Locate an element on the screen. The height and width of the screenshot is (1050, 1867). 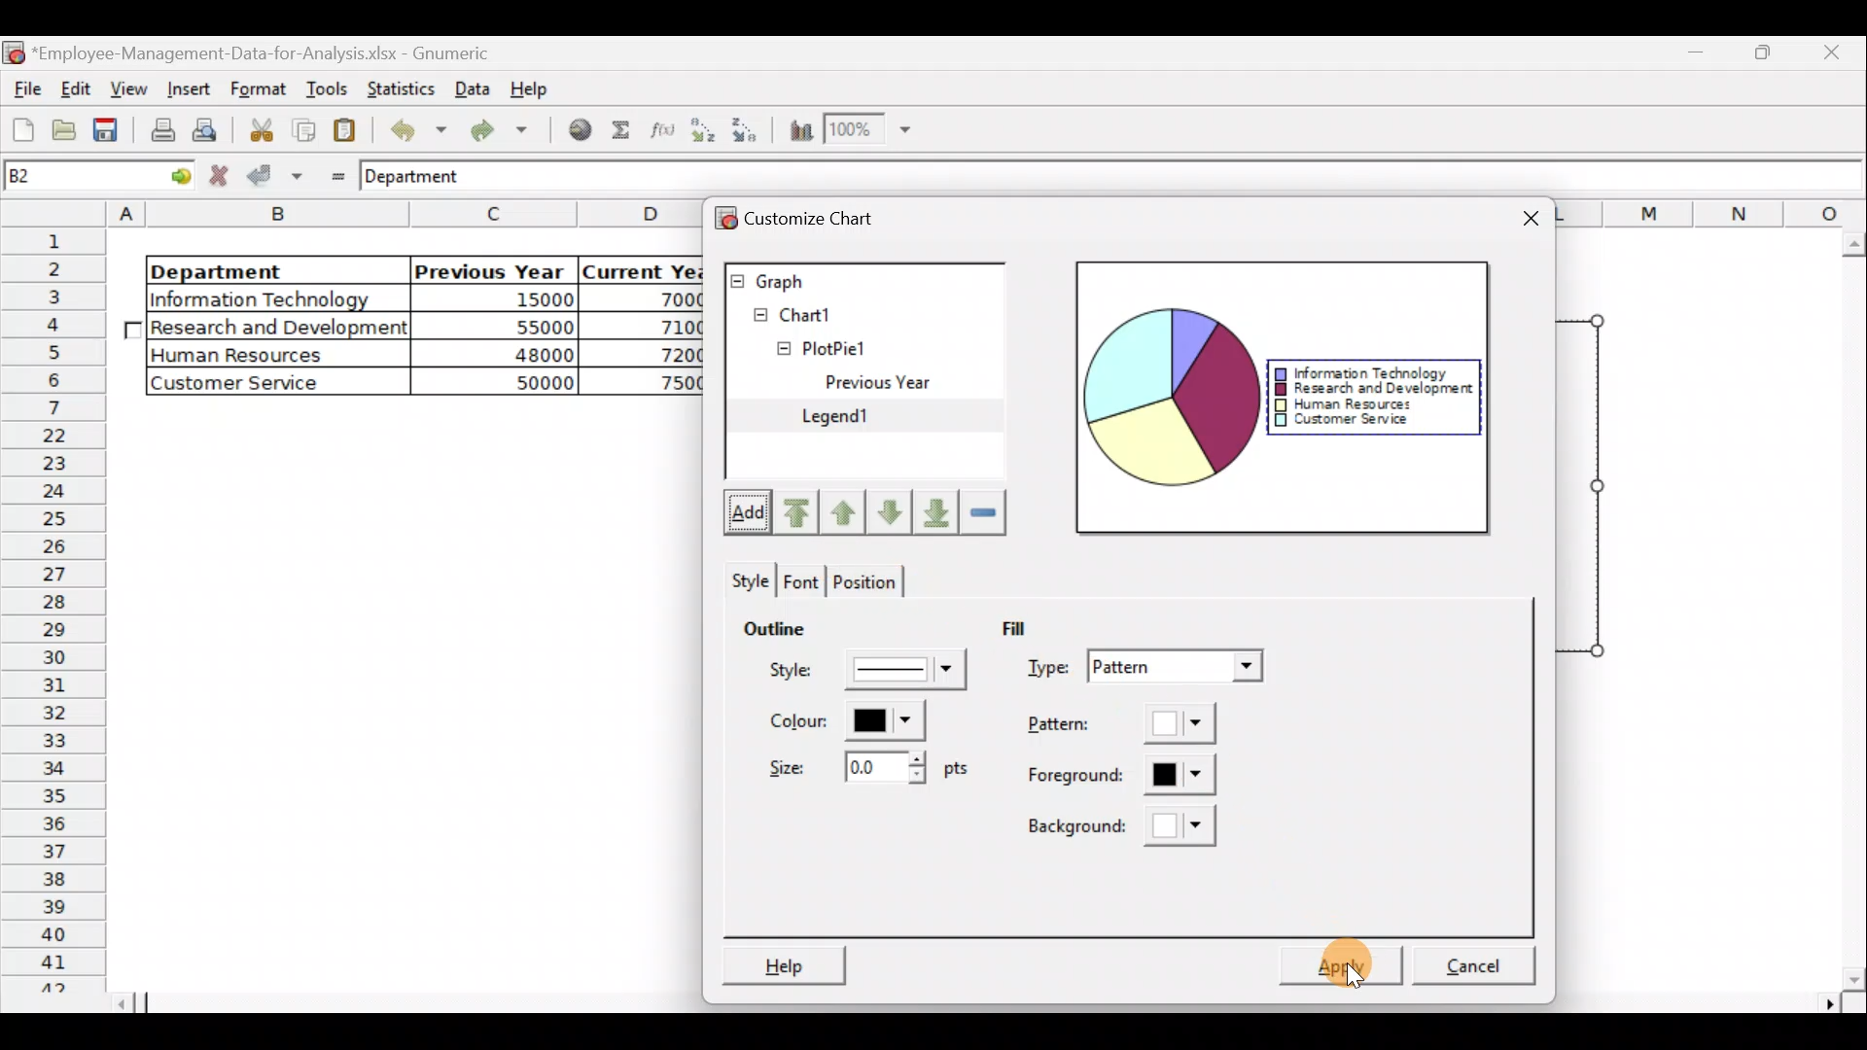
Zoom is located at coordinates (867, 132).